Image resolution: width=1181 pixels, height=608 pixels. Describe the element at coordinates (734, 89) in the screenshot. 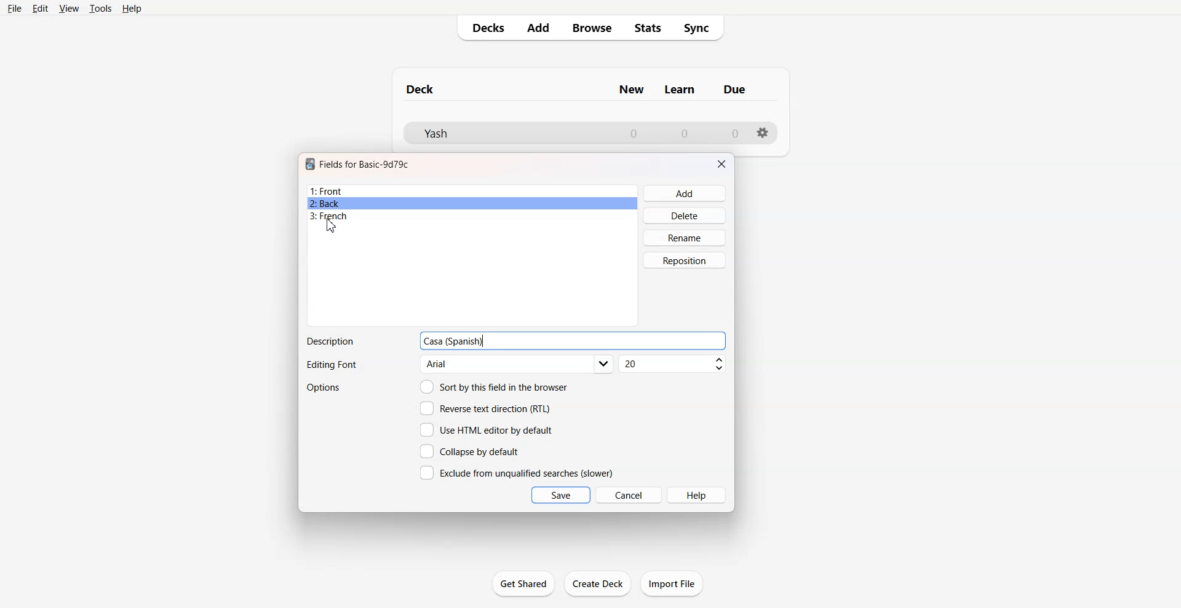

I see `Column name` at that location.